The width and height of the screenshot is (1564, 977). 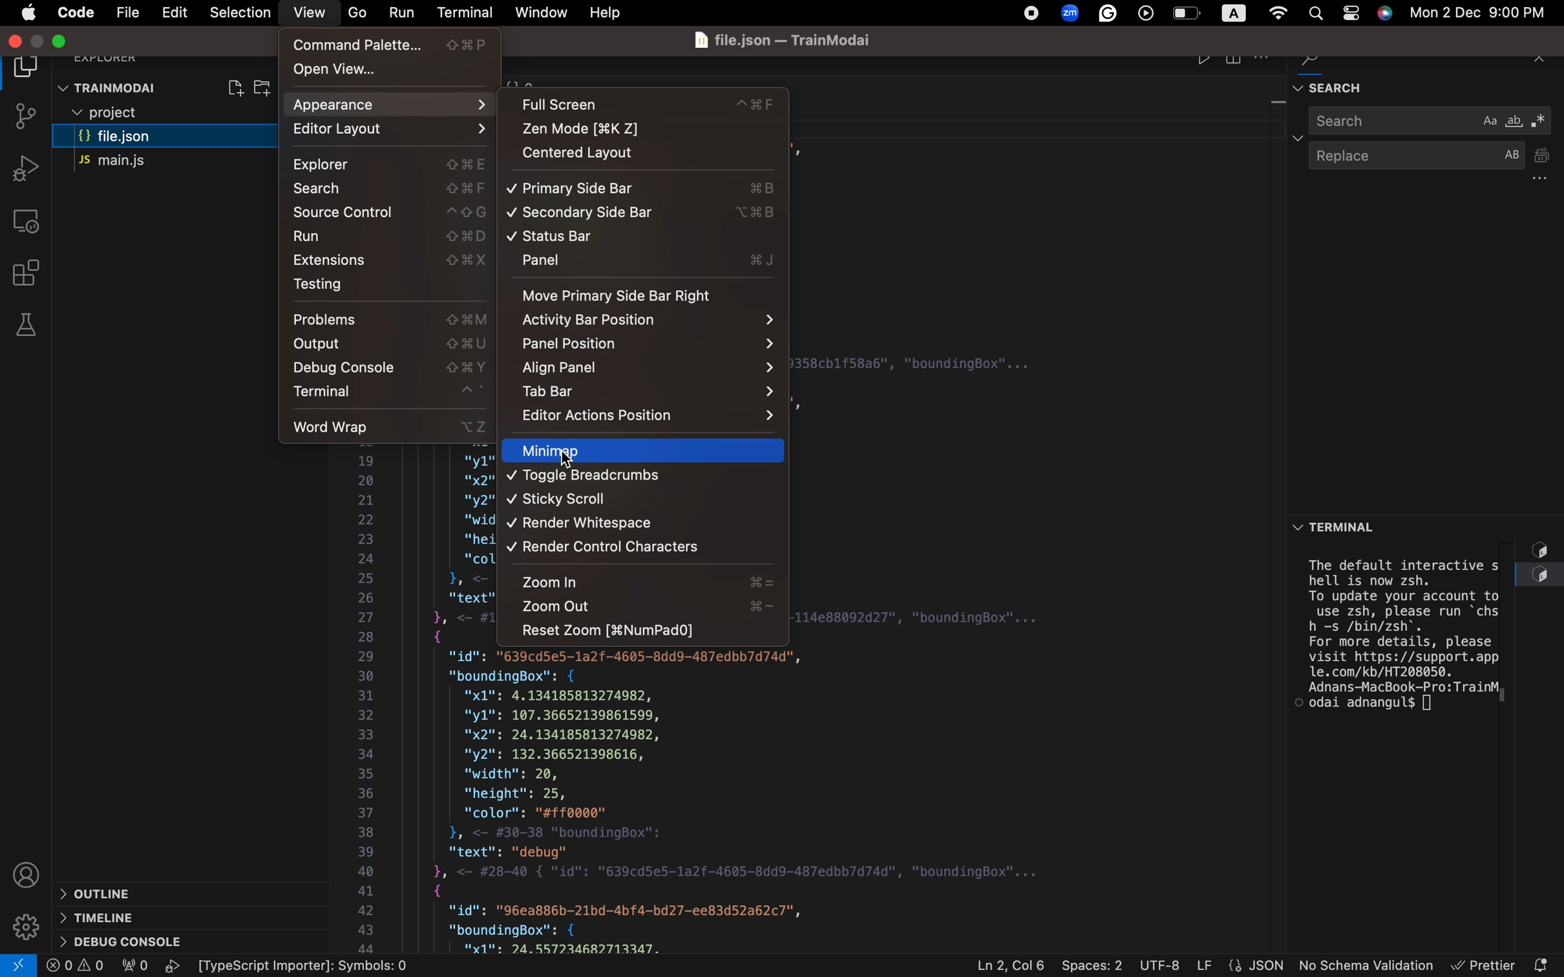 I want to click on command palettte, so click(x=392, y=45).